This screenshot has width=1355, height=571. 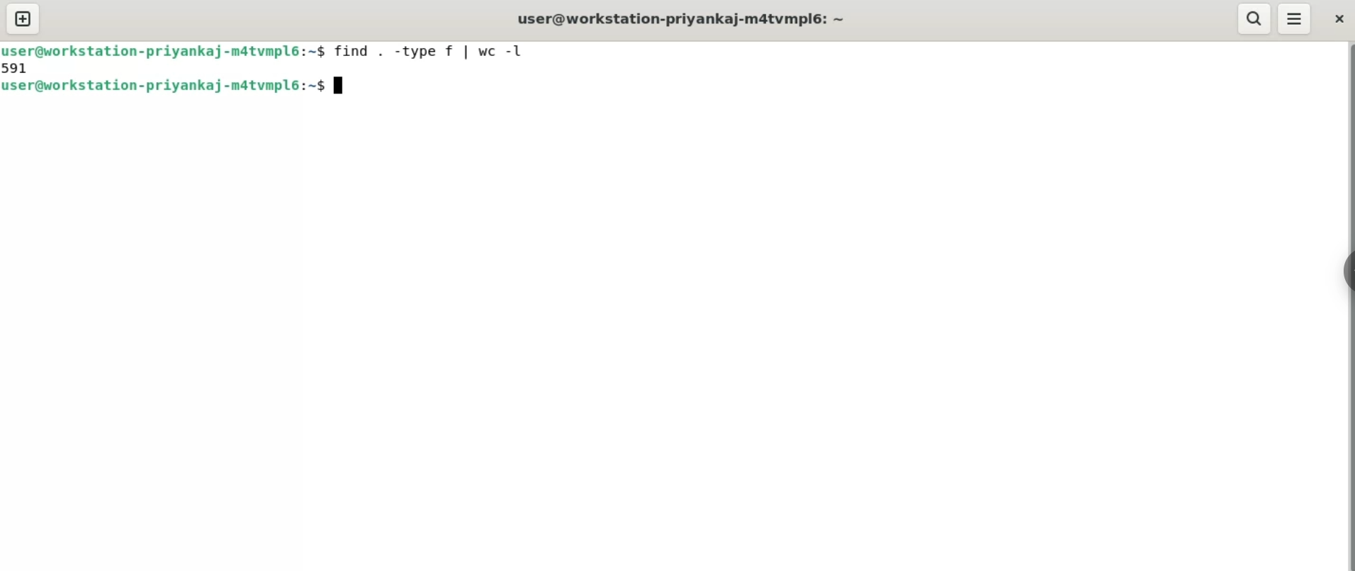 I want to click on new tab, so click(x=24, y=19).